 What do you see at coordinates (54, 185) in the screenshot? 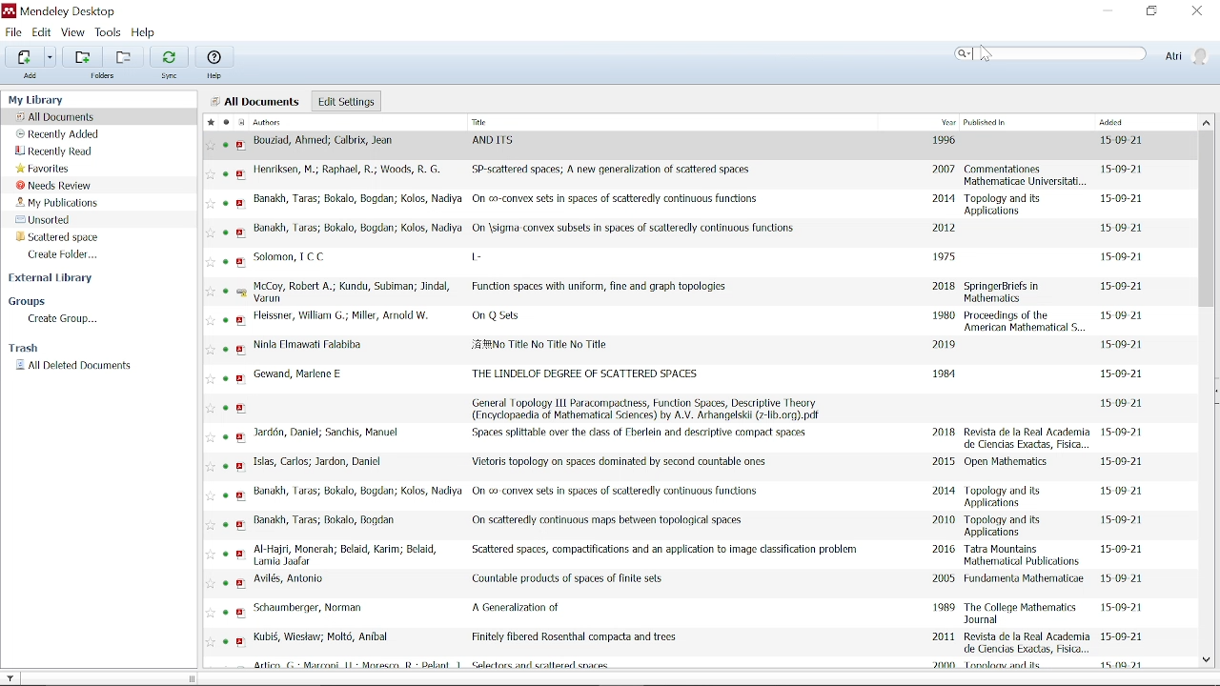
I see `Needs review` at bounding box center [54, 185].